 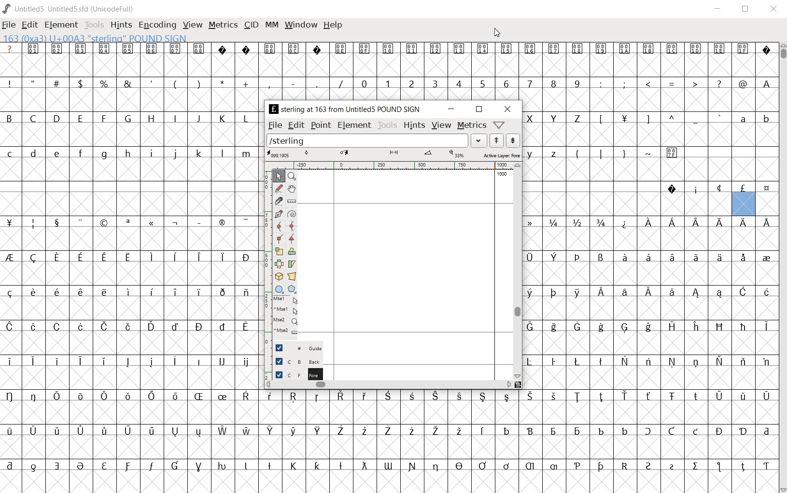 What do you see at coordinates (151, 327) in the screenshot?
I see `Symbol` at bounding box center [151, 327].